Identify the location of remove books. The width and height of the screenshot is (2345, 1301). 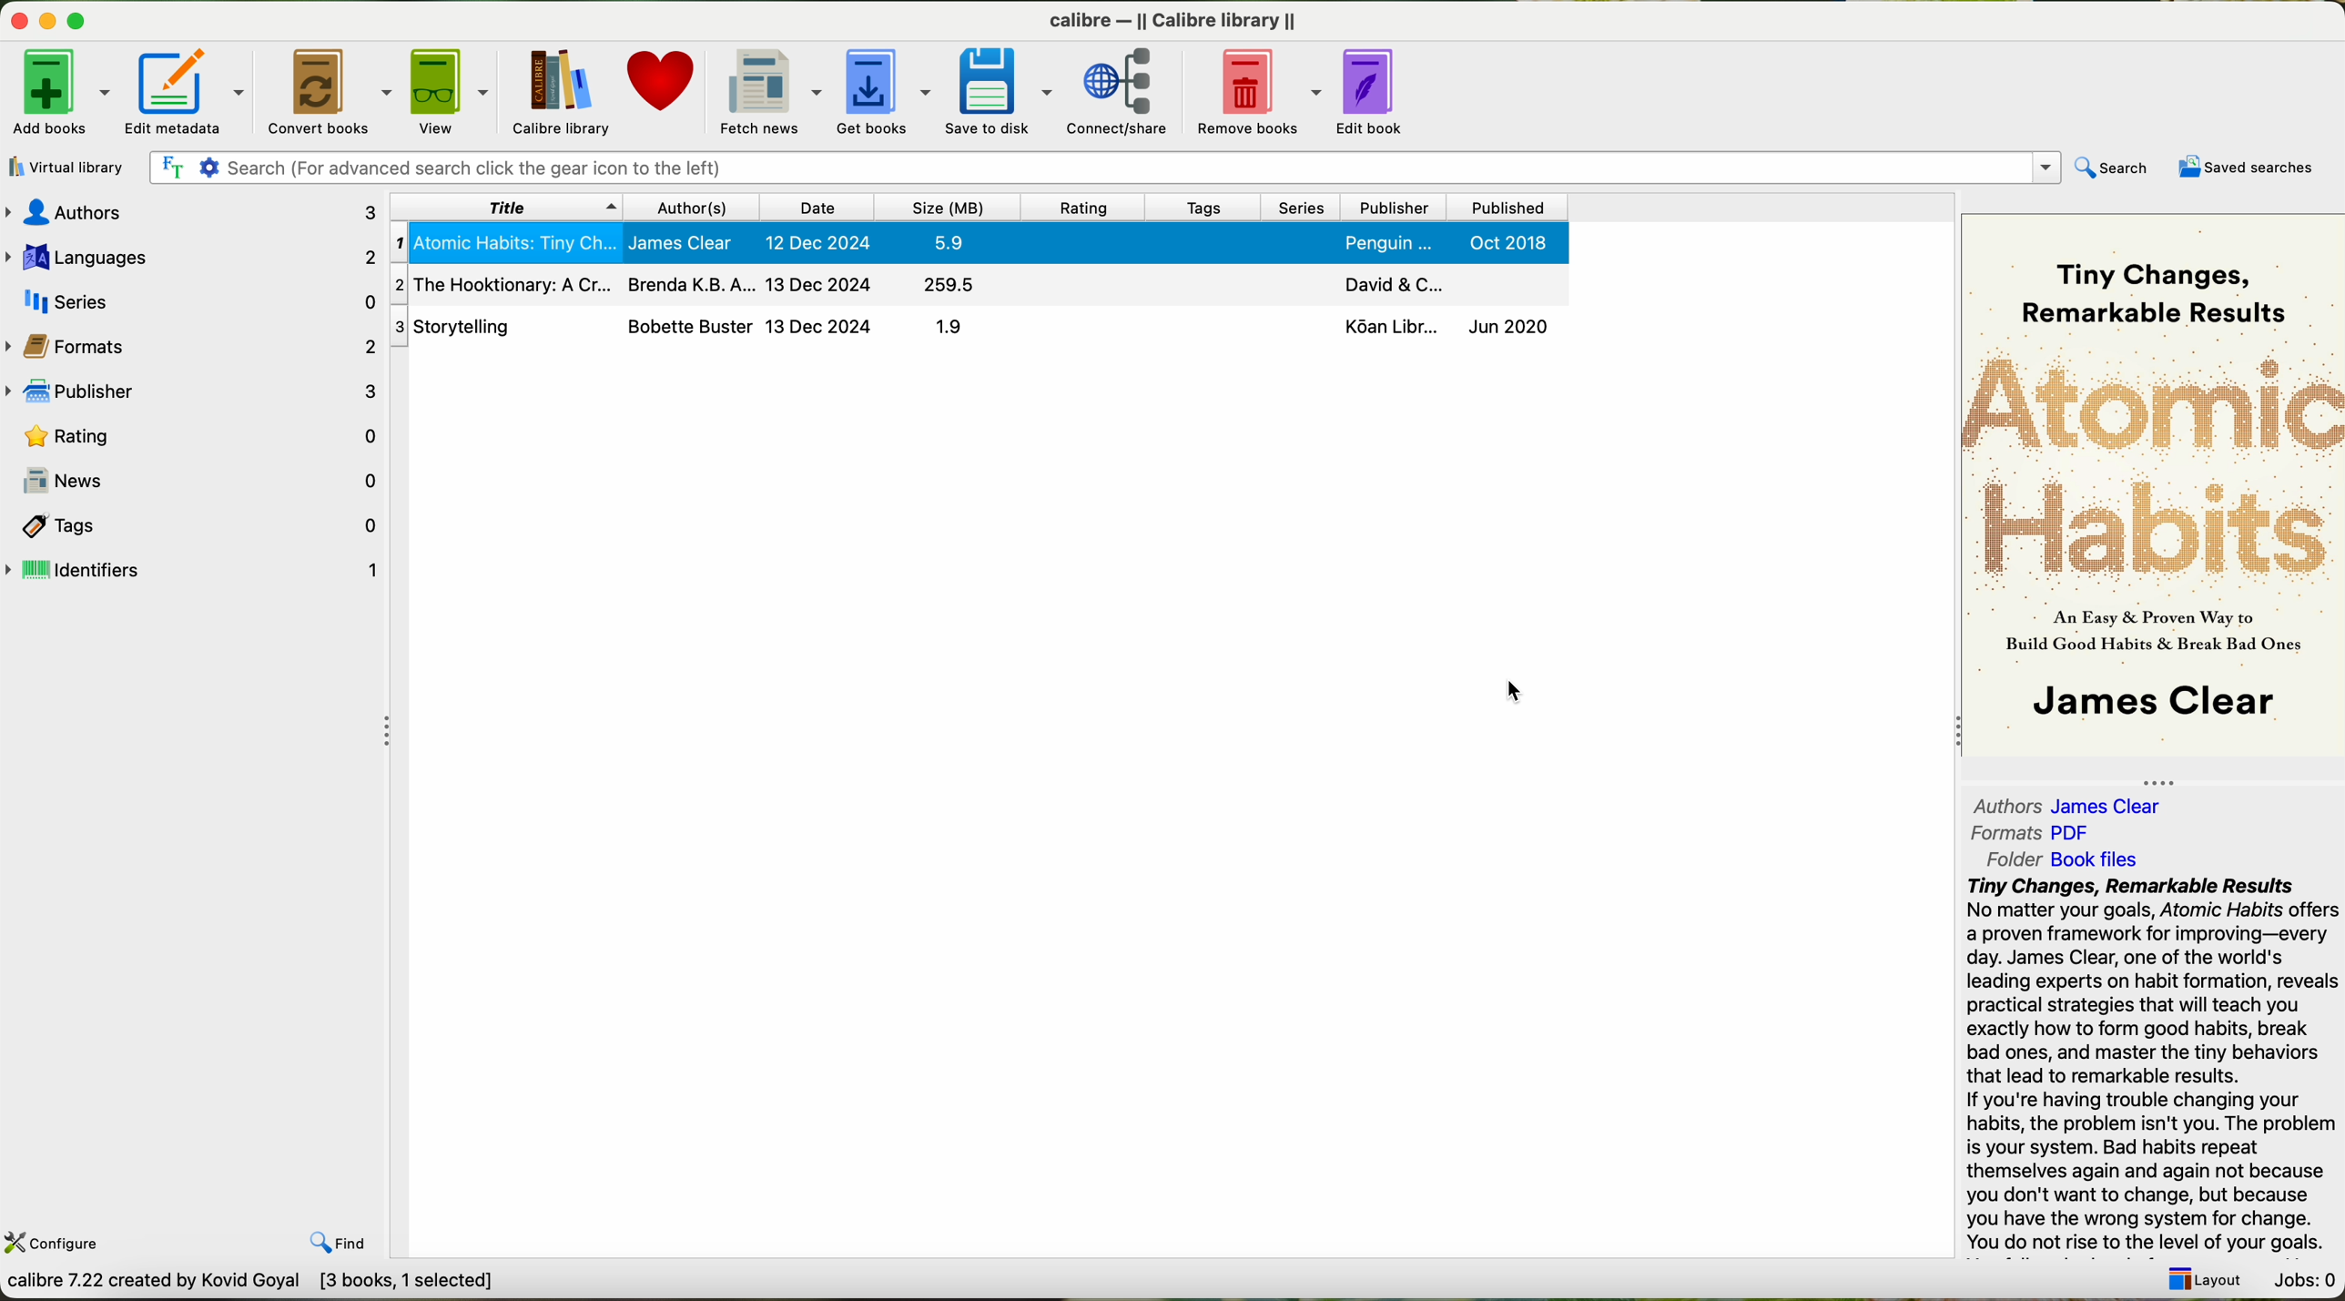
(1262, 90).